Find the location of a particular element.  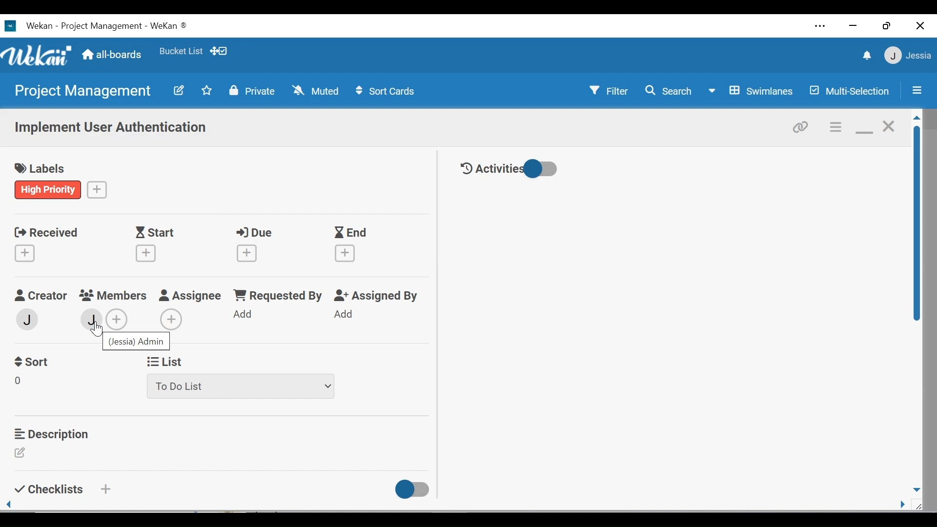

Restore is located at coordinates (885, 26).